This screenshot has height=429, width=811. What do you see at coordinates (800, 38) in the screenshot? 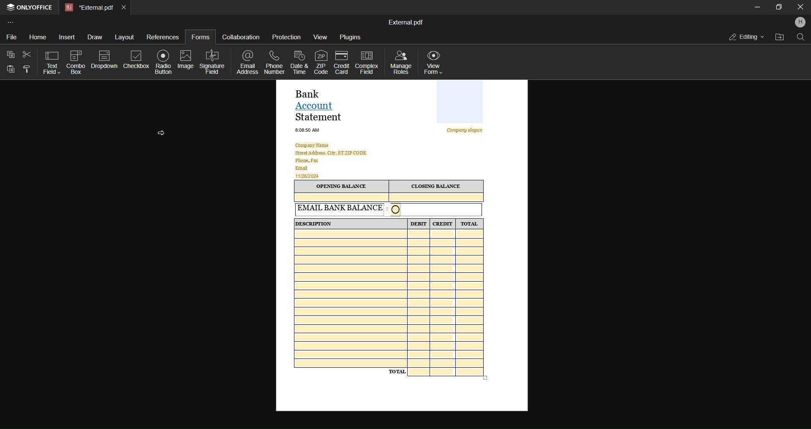
I see `find` at bounding box center [800, 38].